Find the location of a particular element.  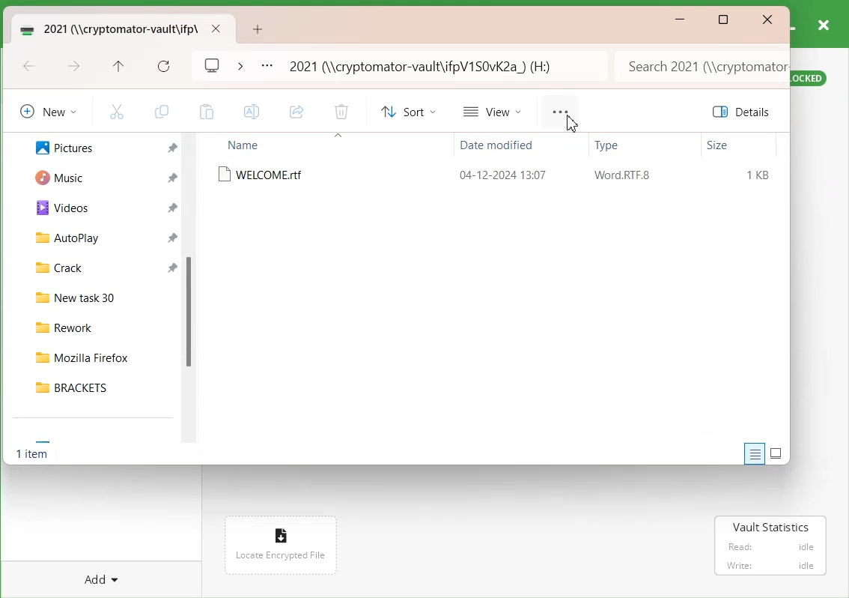

Music is located at coordinates (58, 176).